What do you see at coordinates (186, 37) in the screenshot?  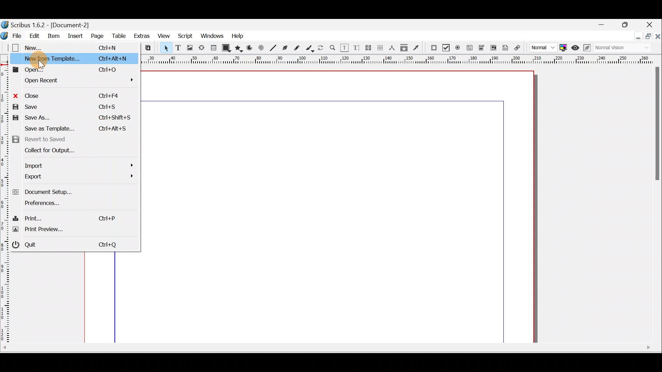 I see `Script` at bounding box center [186, 37].